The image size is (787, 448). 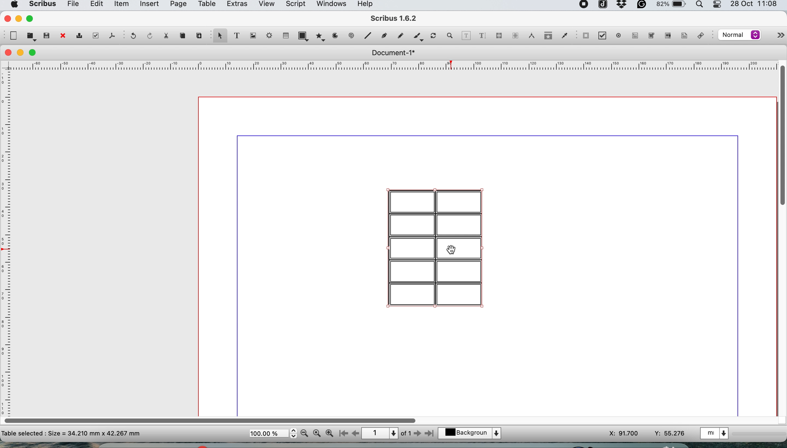 I want to click on windows, so click(x=331, y=6).